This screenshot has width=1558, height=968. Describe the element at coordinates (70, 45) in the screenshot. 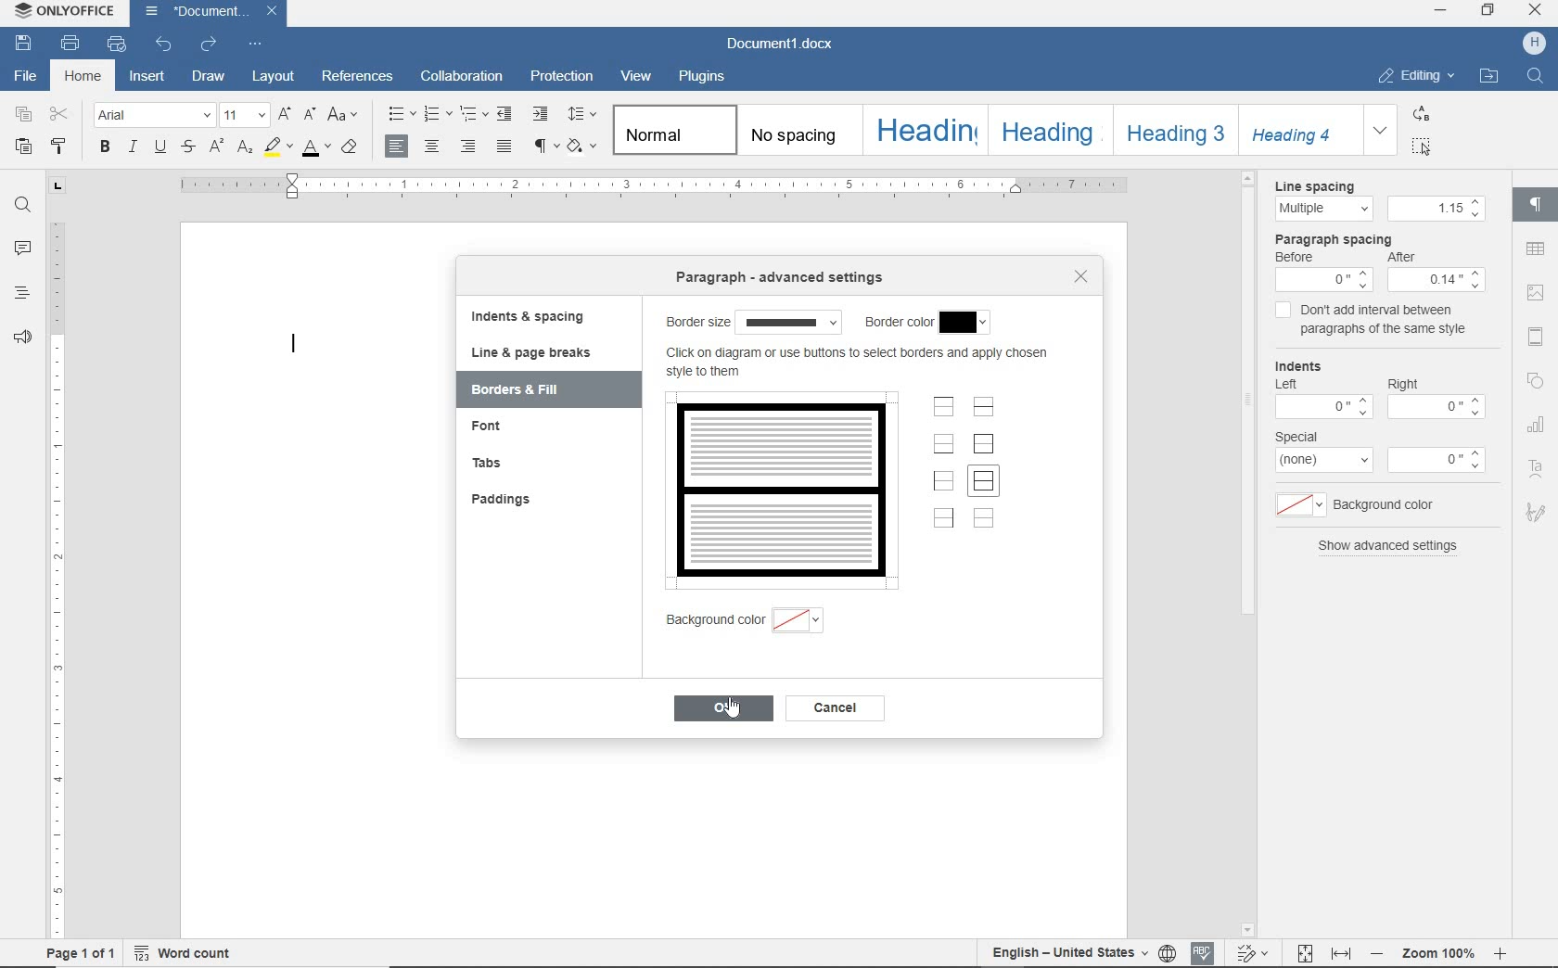

I see `print file` at that location.